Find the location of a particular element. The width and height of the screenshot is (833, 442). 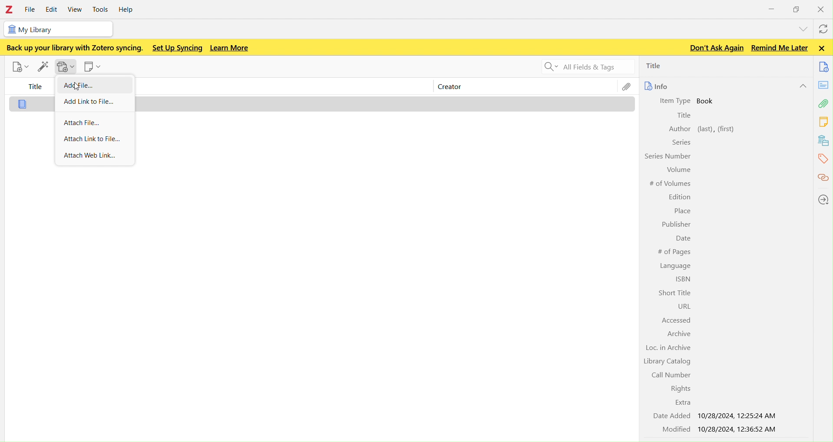

Set up syncing is located at coordinates (177, 49).